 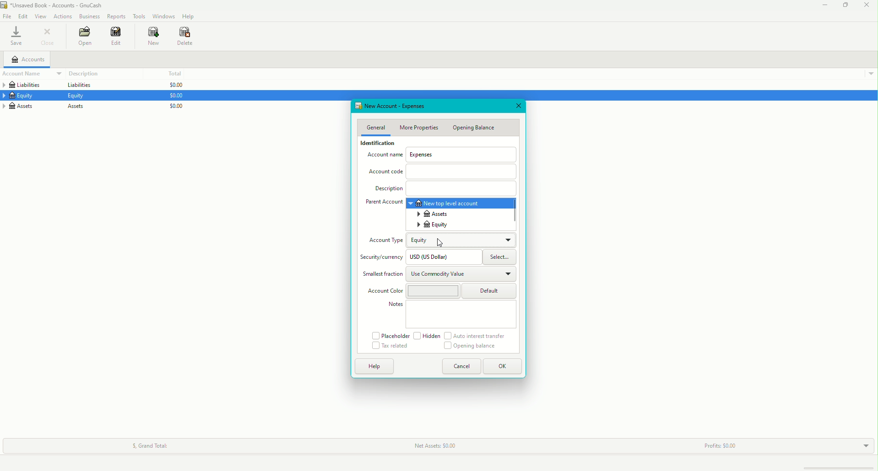 What do you see at coordinates (377, 367) in the screenshot?
I see `Help` at bounding box center [377, 367].